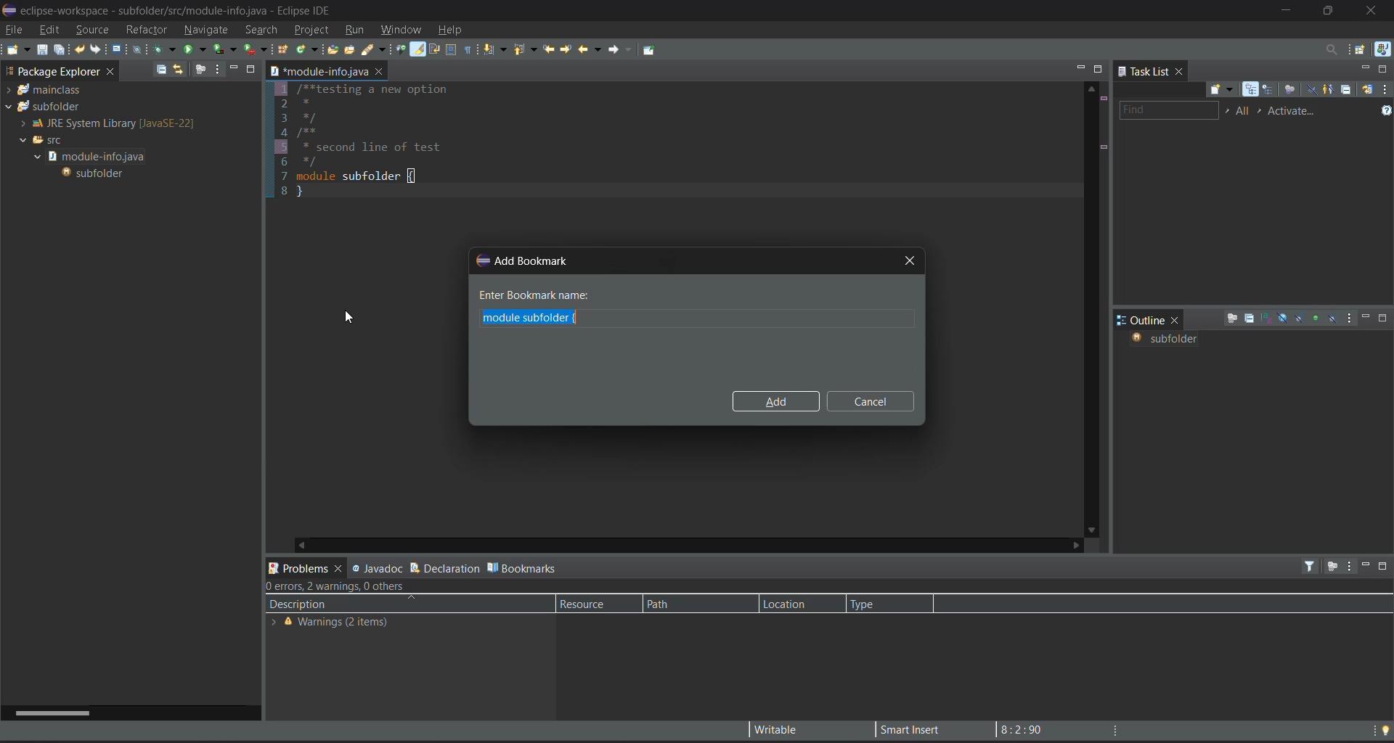 This screenshot has width=1394, height=743. Describe the element at coordinates (1182, 73) in the screenshot. I see `close` at that location.